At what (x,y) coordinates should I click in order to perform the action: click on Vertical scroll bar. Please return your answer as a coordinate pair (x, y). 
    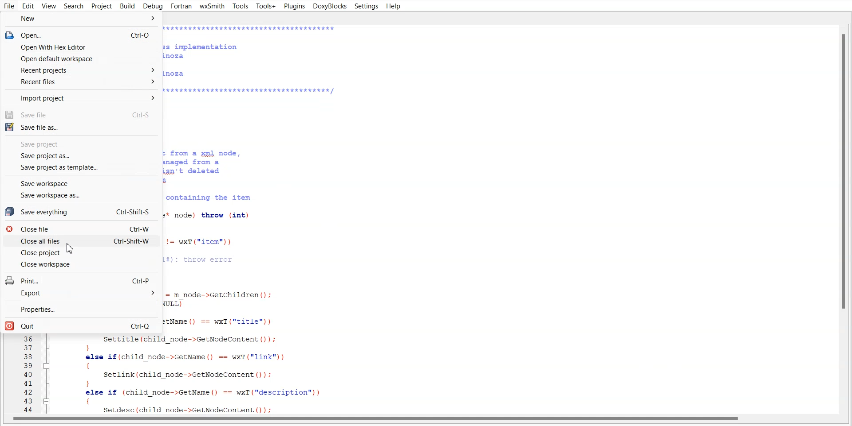
    Looking at the image, I should click on (840, 217).